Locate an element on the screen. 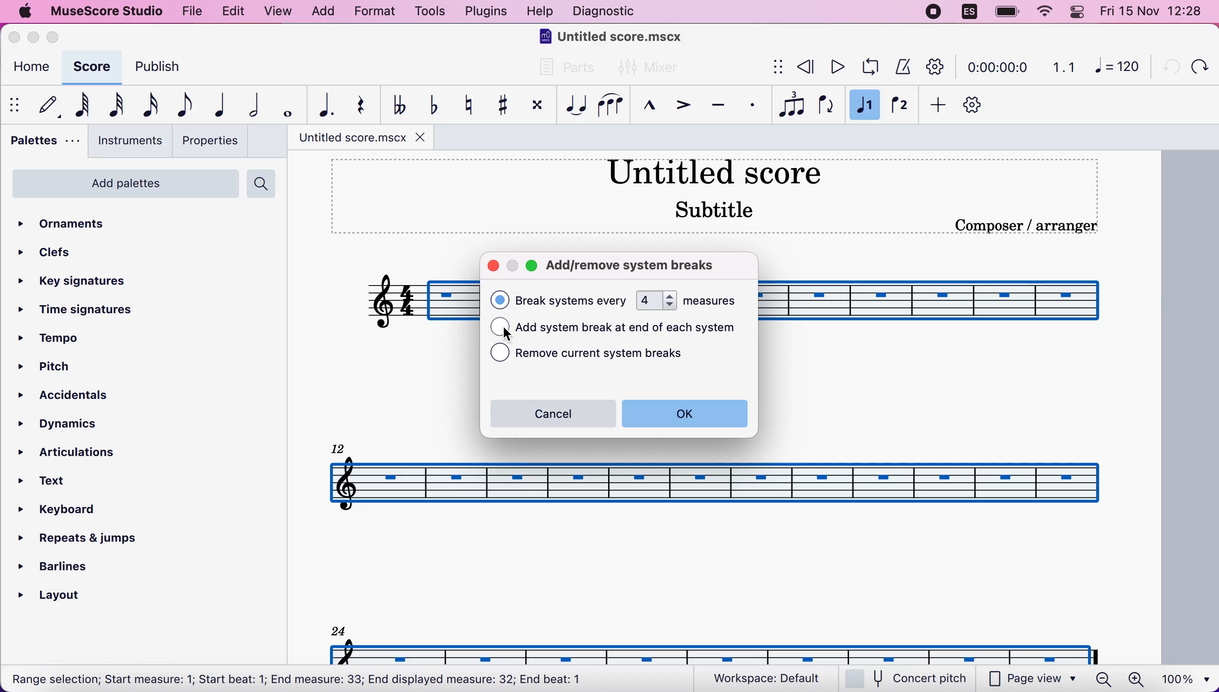  24 is located at coordinates (339, 630).